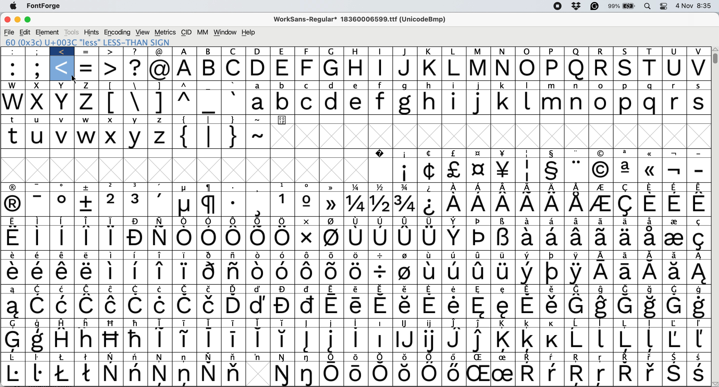 Image resolution: width=719 pixels, height=387 pixels. What do you see at coordinates (355, 306) in the screenshot?
I see `symbol` at bounding box center [355, 306].